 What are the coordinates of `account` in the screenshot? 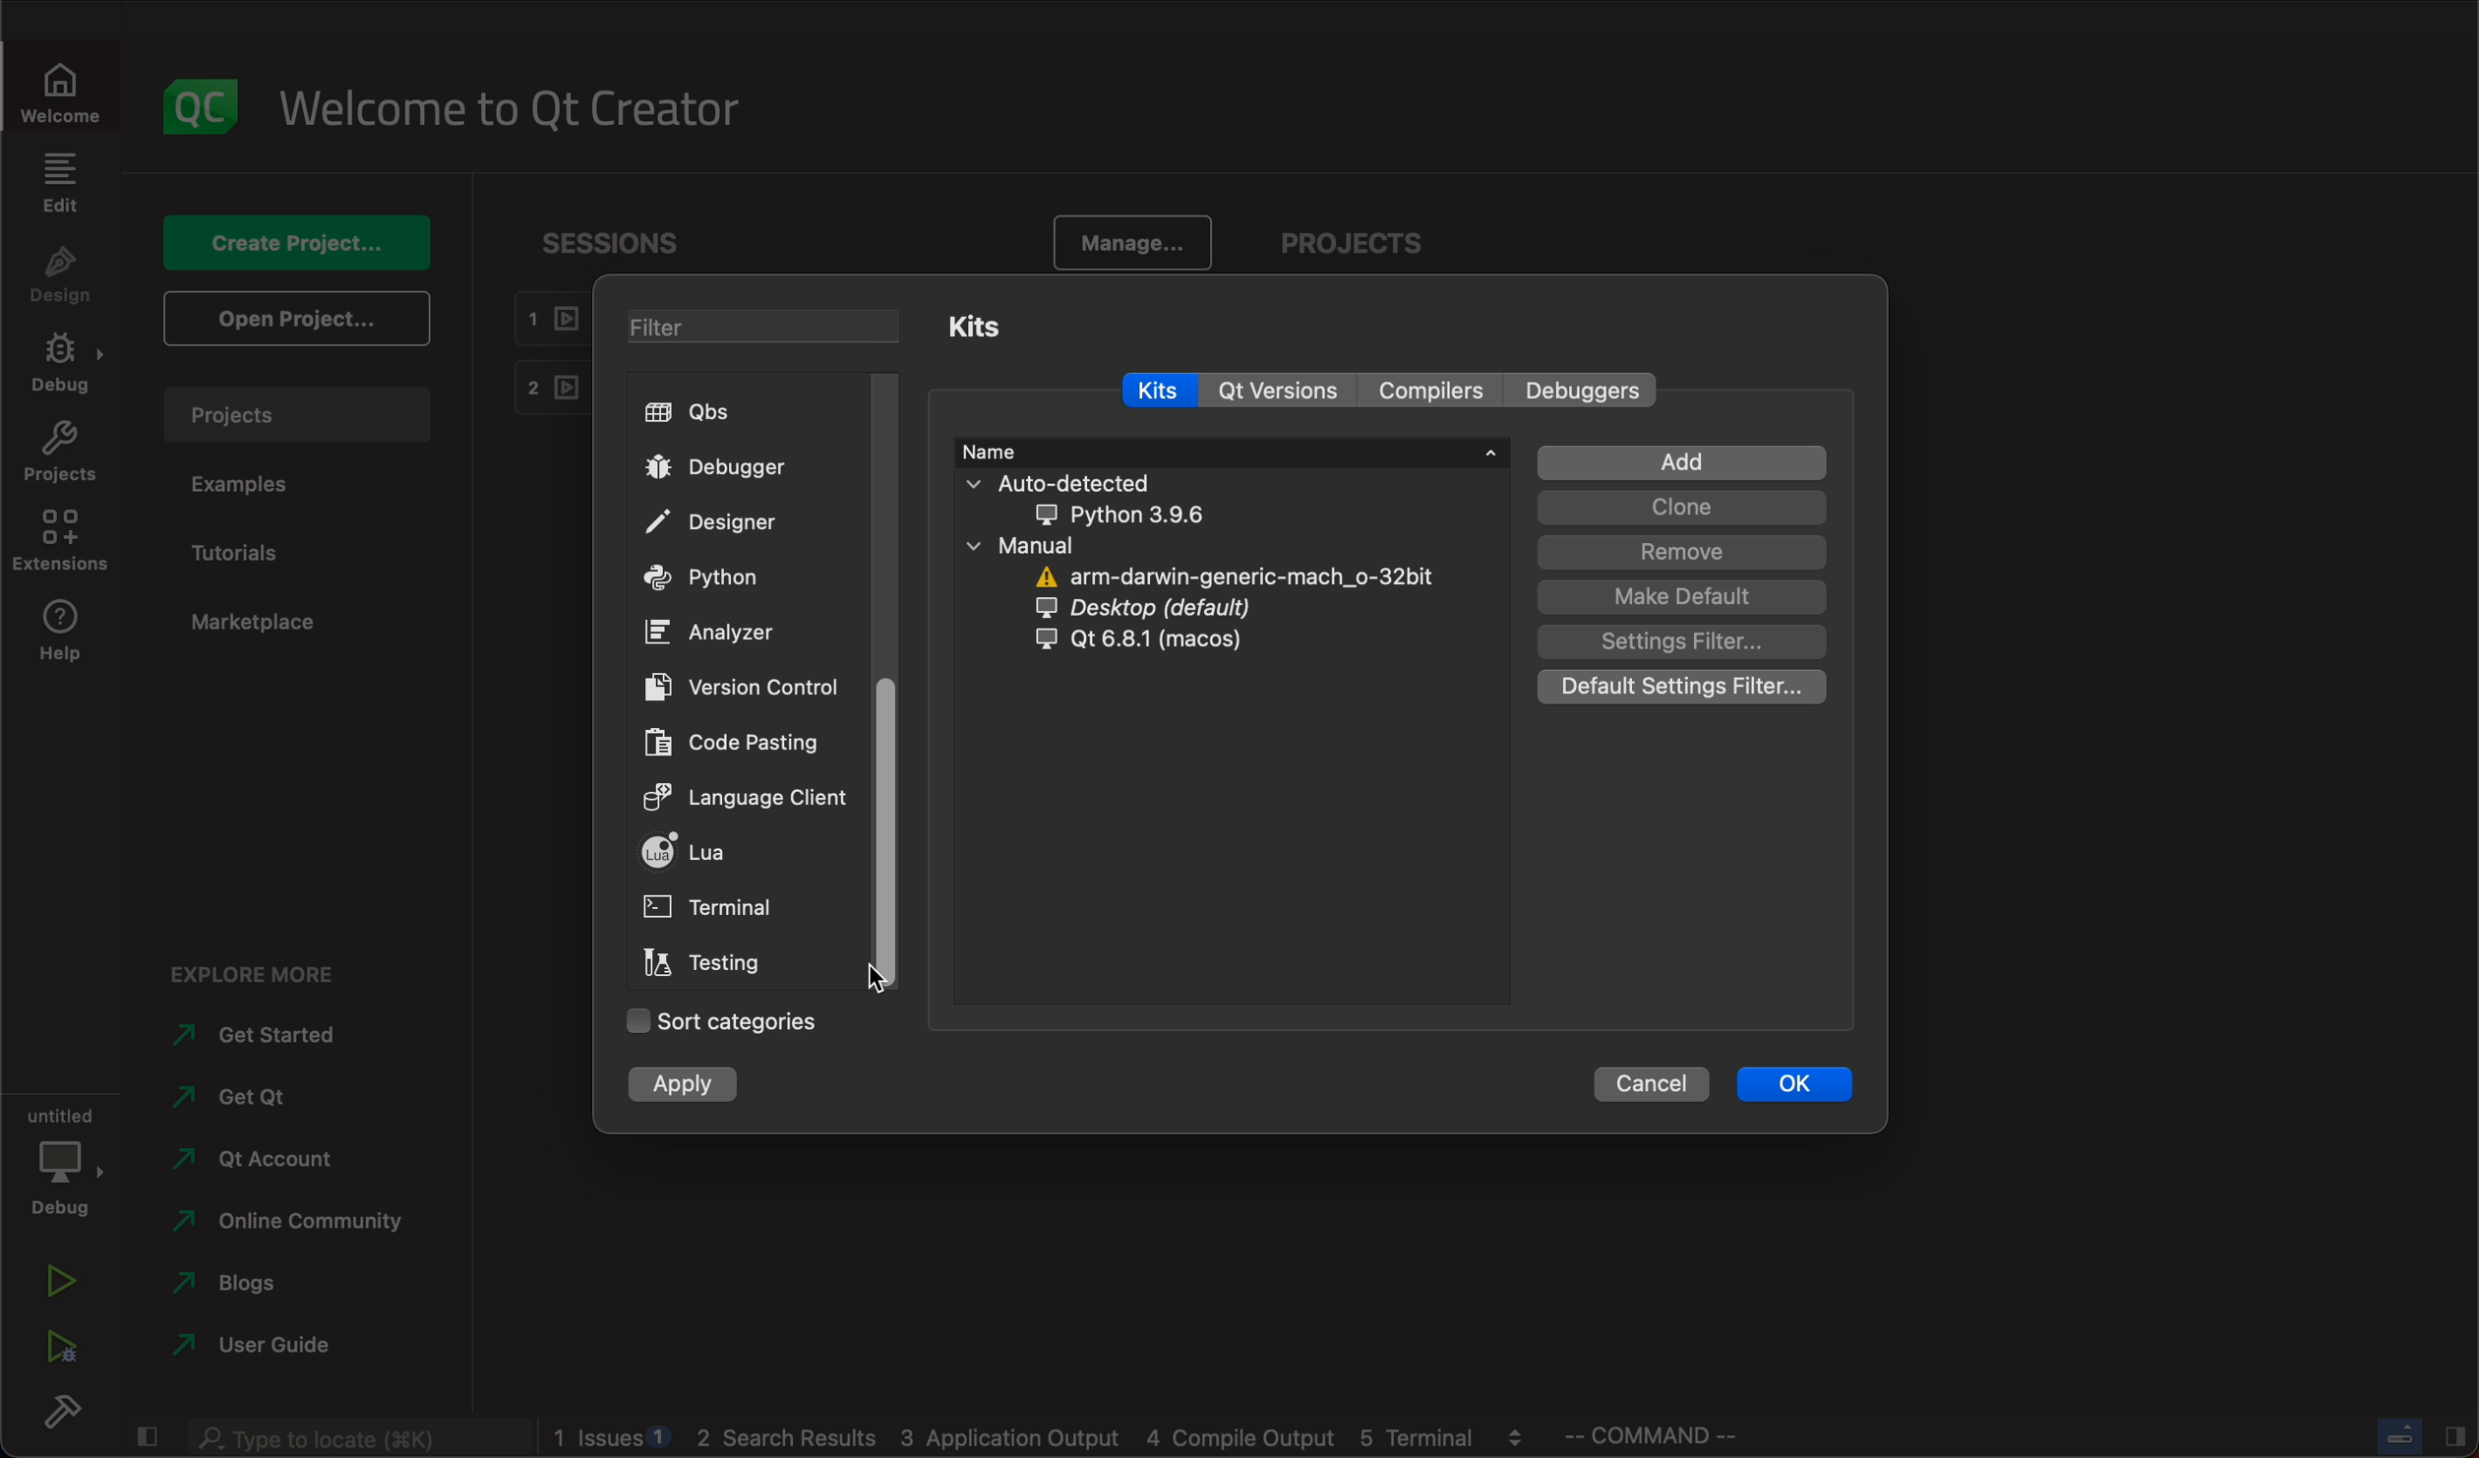 It's located at (255, 1163).